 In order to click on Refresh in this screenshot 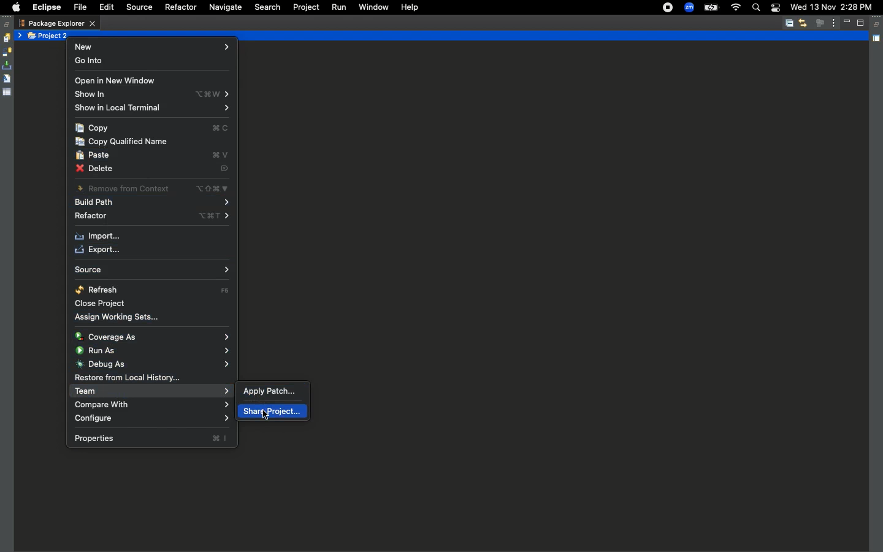, I will do `click(154, 289)`.